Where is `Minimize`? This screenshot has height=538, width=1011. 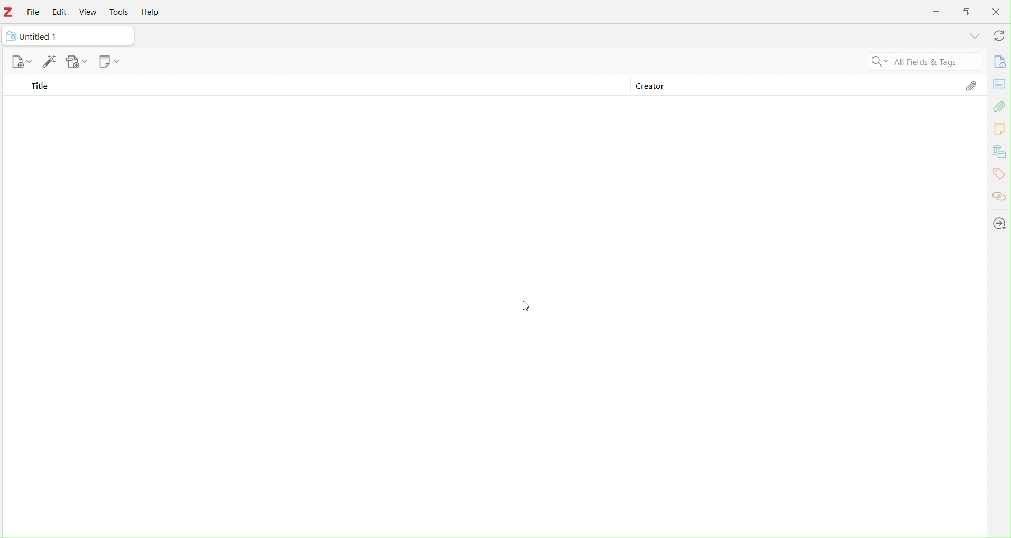 Minimize is located at coordinates (938, 13).